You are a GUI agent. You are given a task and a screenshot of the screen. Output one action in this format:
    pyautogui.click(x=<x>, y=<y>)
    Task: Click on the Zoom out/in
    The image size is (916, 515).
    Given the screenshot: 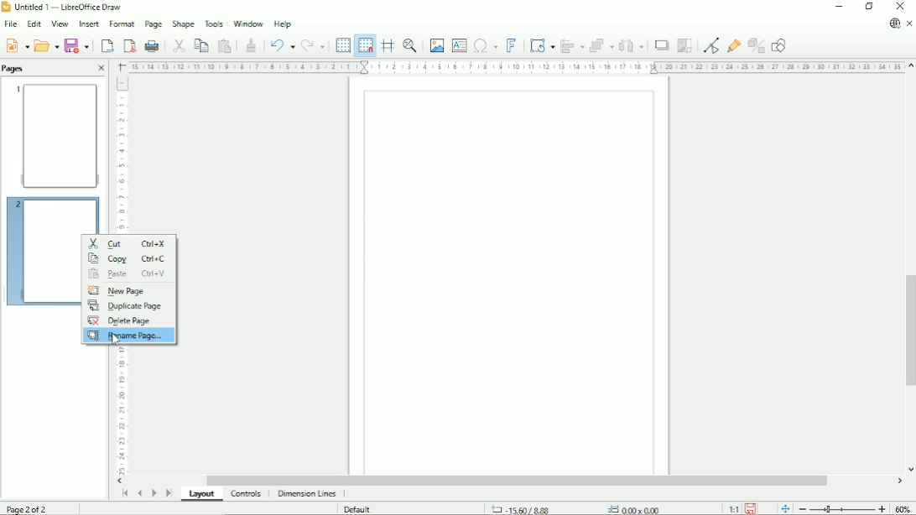 What is the action you would take?
    pyautogui.click(x=842, y=508)
    